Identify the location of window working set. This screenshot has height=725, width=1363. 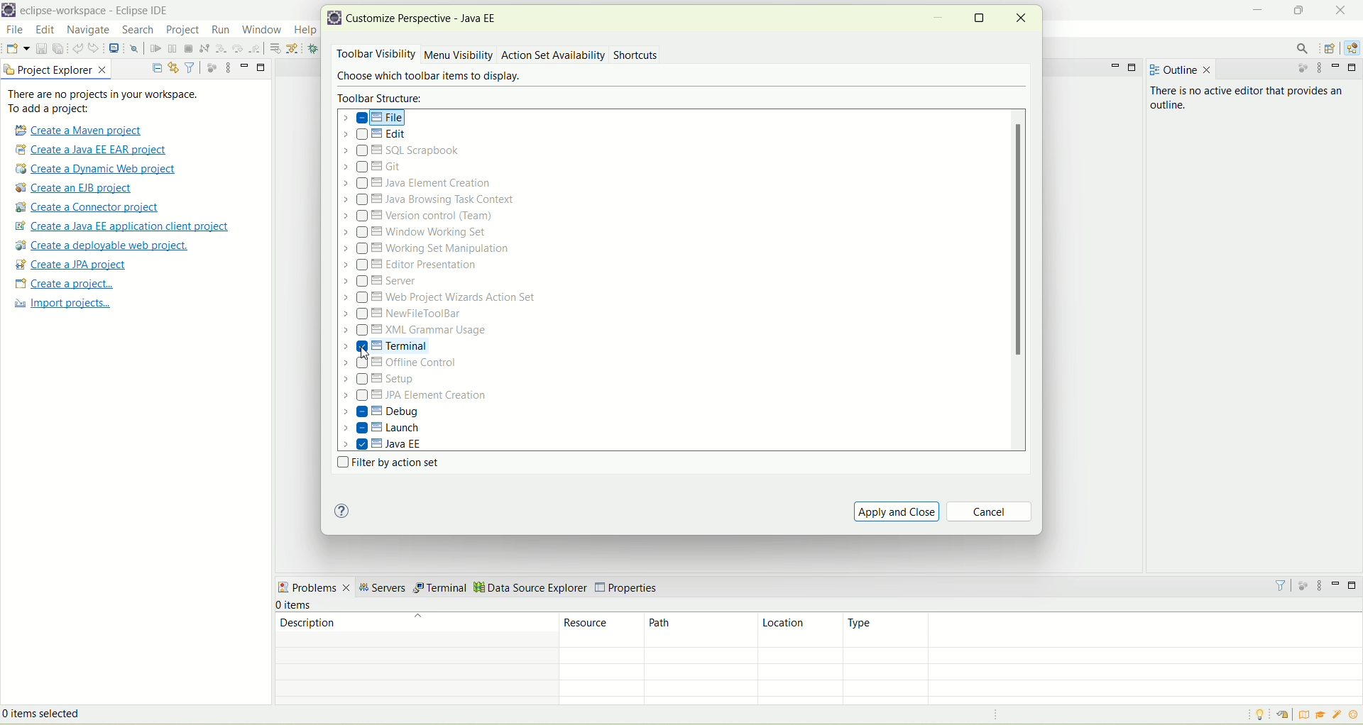
(417, 232).